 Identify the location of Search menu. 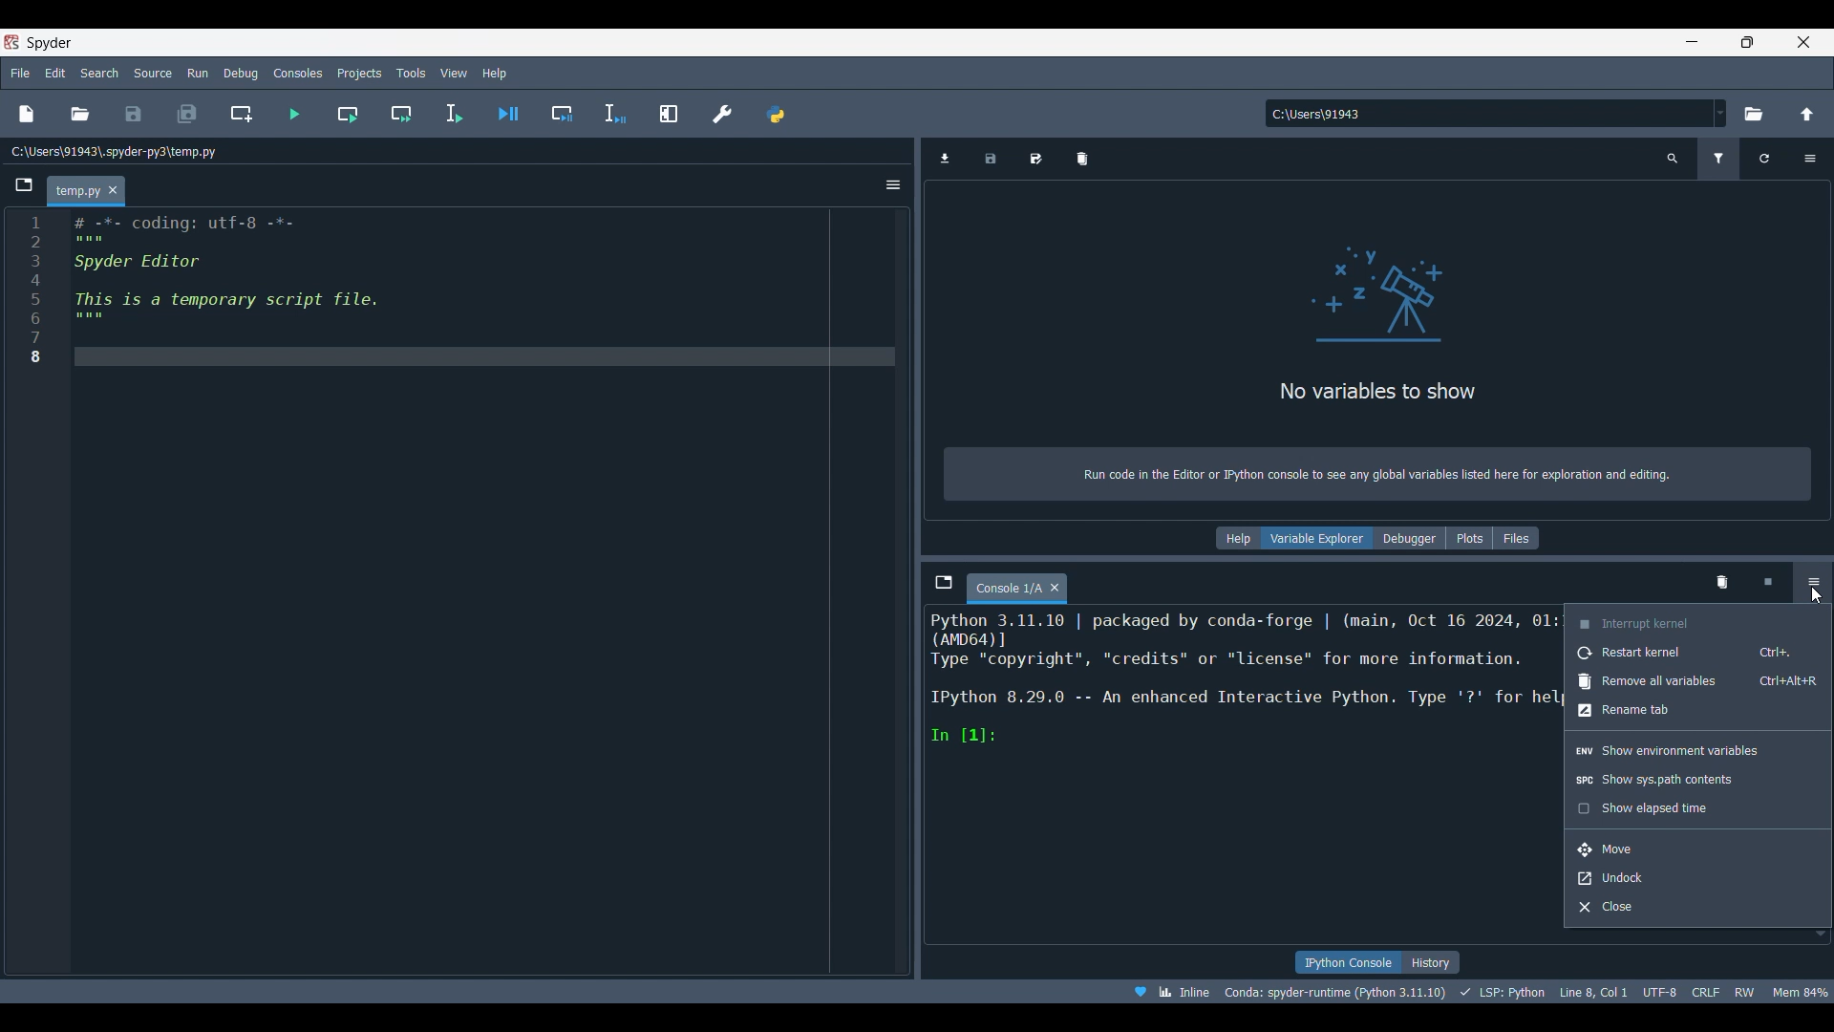
(99, 73).